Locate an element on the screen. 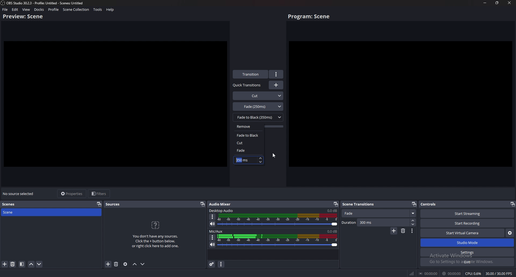 The width and height of the screenshot is (516, 277). transition is located at coordinates (251, 74).